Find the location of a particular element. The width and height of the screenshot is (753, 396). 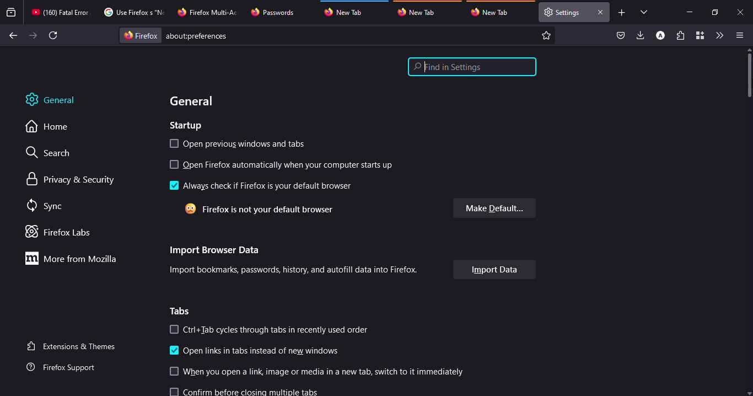

tab is located at coordinates (419, 12).